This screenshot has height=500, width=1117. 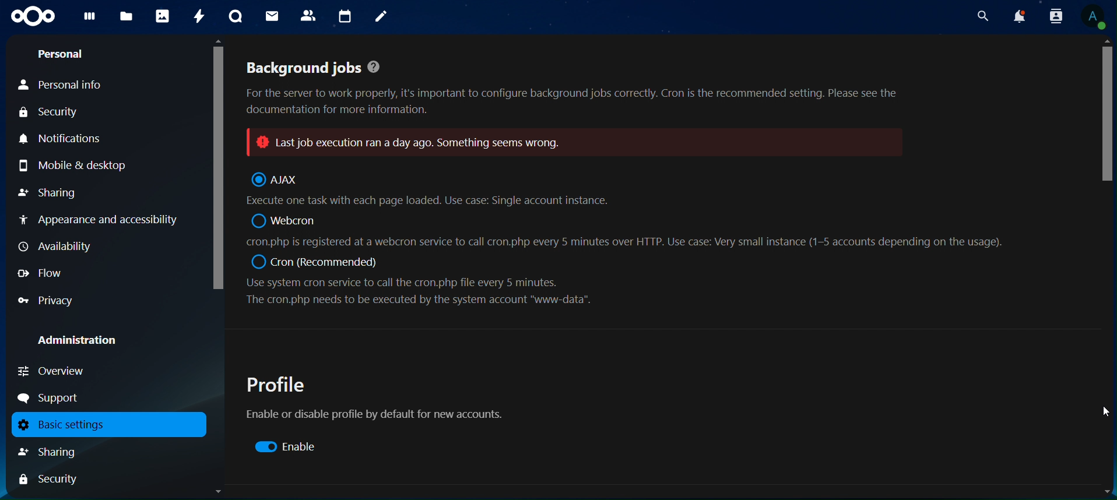 What do you see at coordinates (625, 230) in the screenshot?
I see `Webcroncron.php is registered at a webcron service to call cron.php every 5 minutes over HTTP. Use case: Very small instance (1-5 accounts depending on the usage).` at bounding box center [625, 230].